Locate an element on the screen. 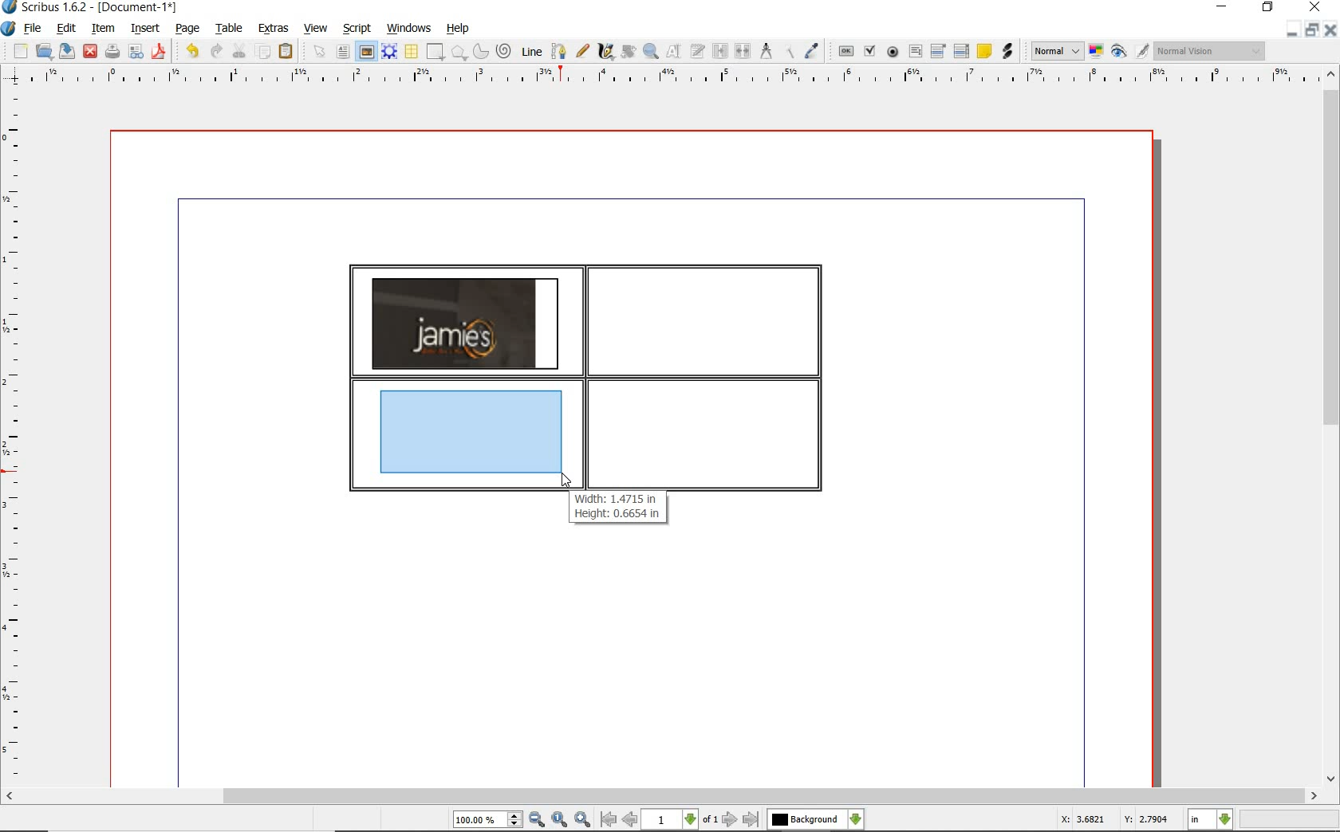 This screenshot has width=1340, height=832. Width: 1.4715 in Height: 0.6654 in is located at coordinates (618, 505).